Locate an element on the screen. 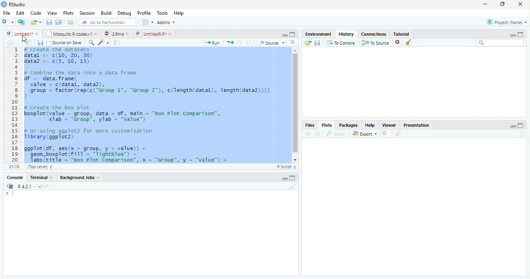 The width and height of the screenshot is (530, 279). New line is located at coordinates (9, 194).